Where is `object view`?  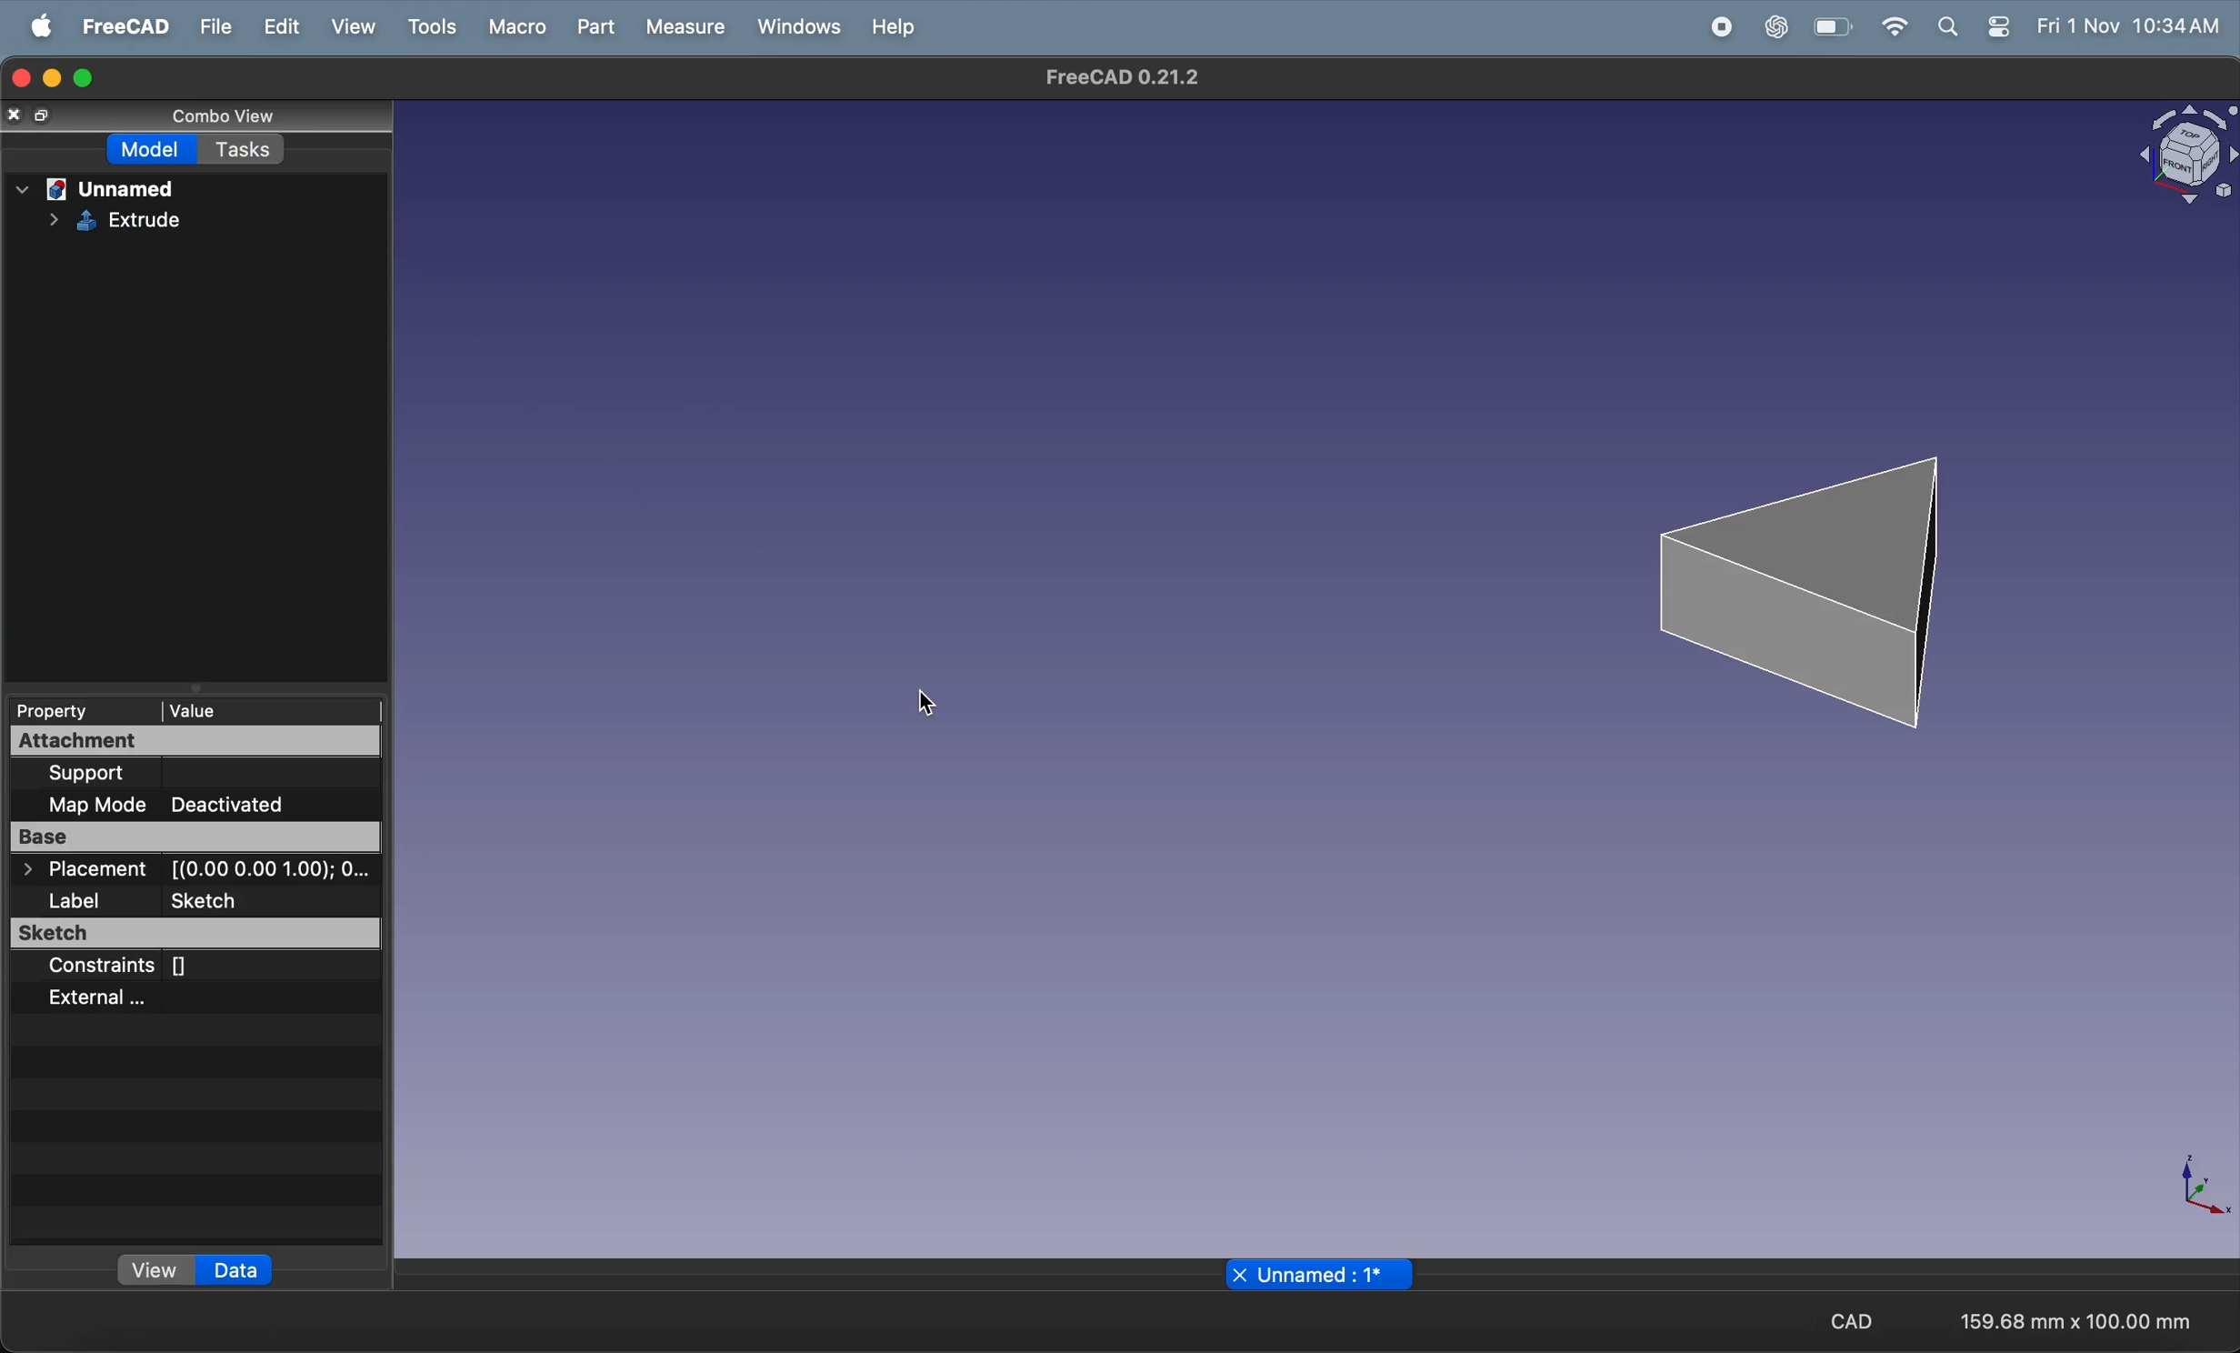
object view is located at coordinates (2174, 156).